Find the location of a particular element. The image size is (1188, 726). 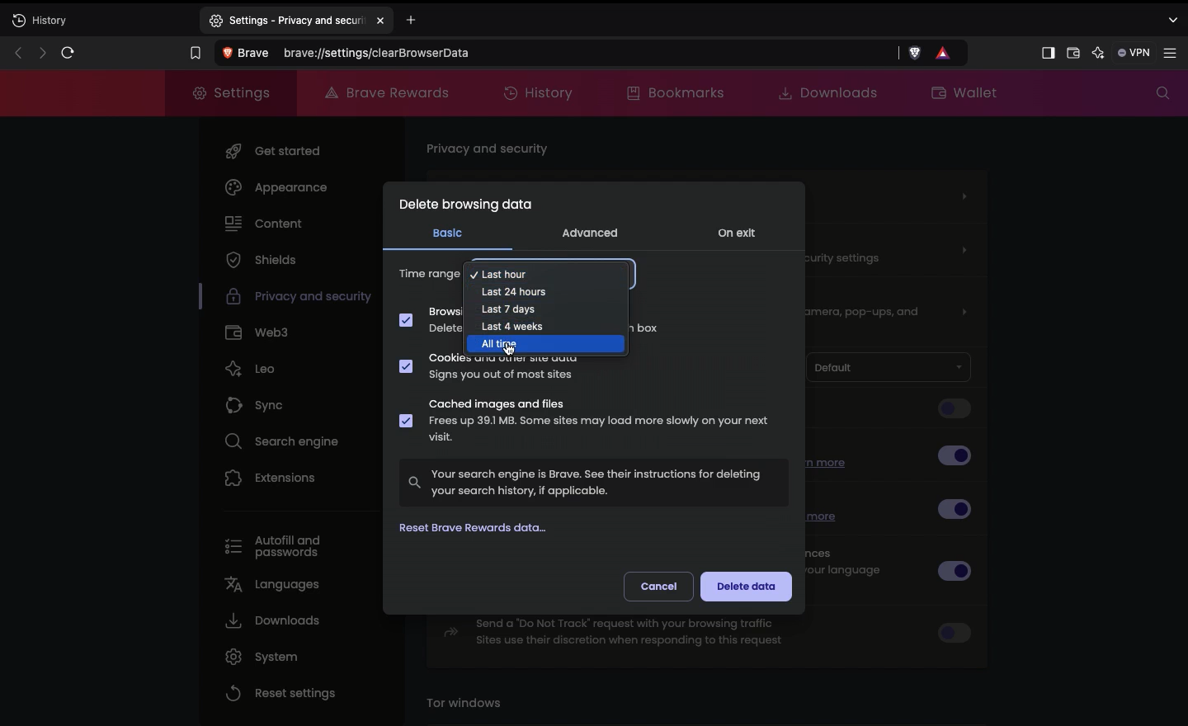

AI is located at coordinates (1096, 53).